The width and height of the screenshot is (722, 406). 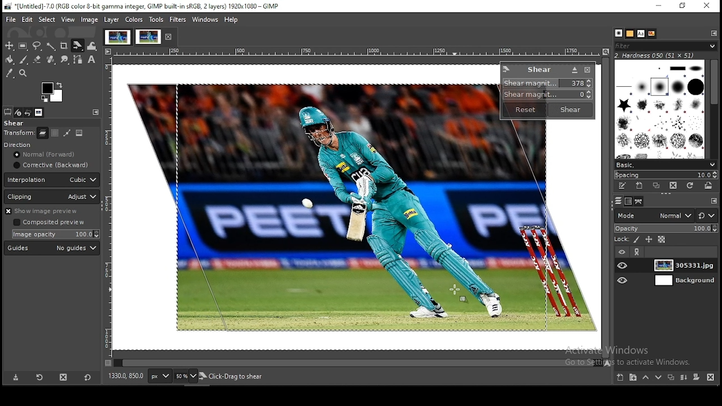 What do you see at coordinates (64, 59) in the screenshot?
I see `smudge tools` at bounding box center [64, 59].